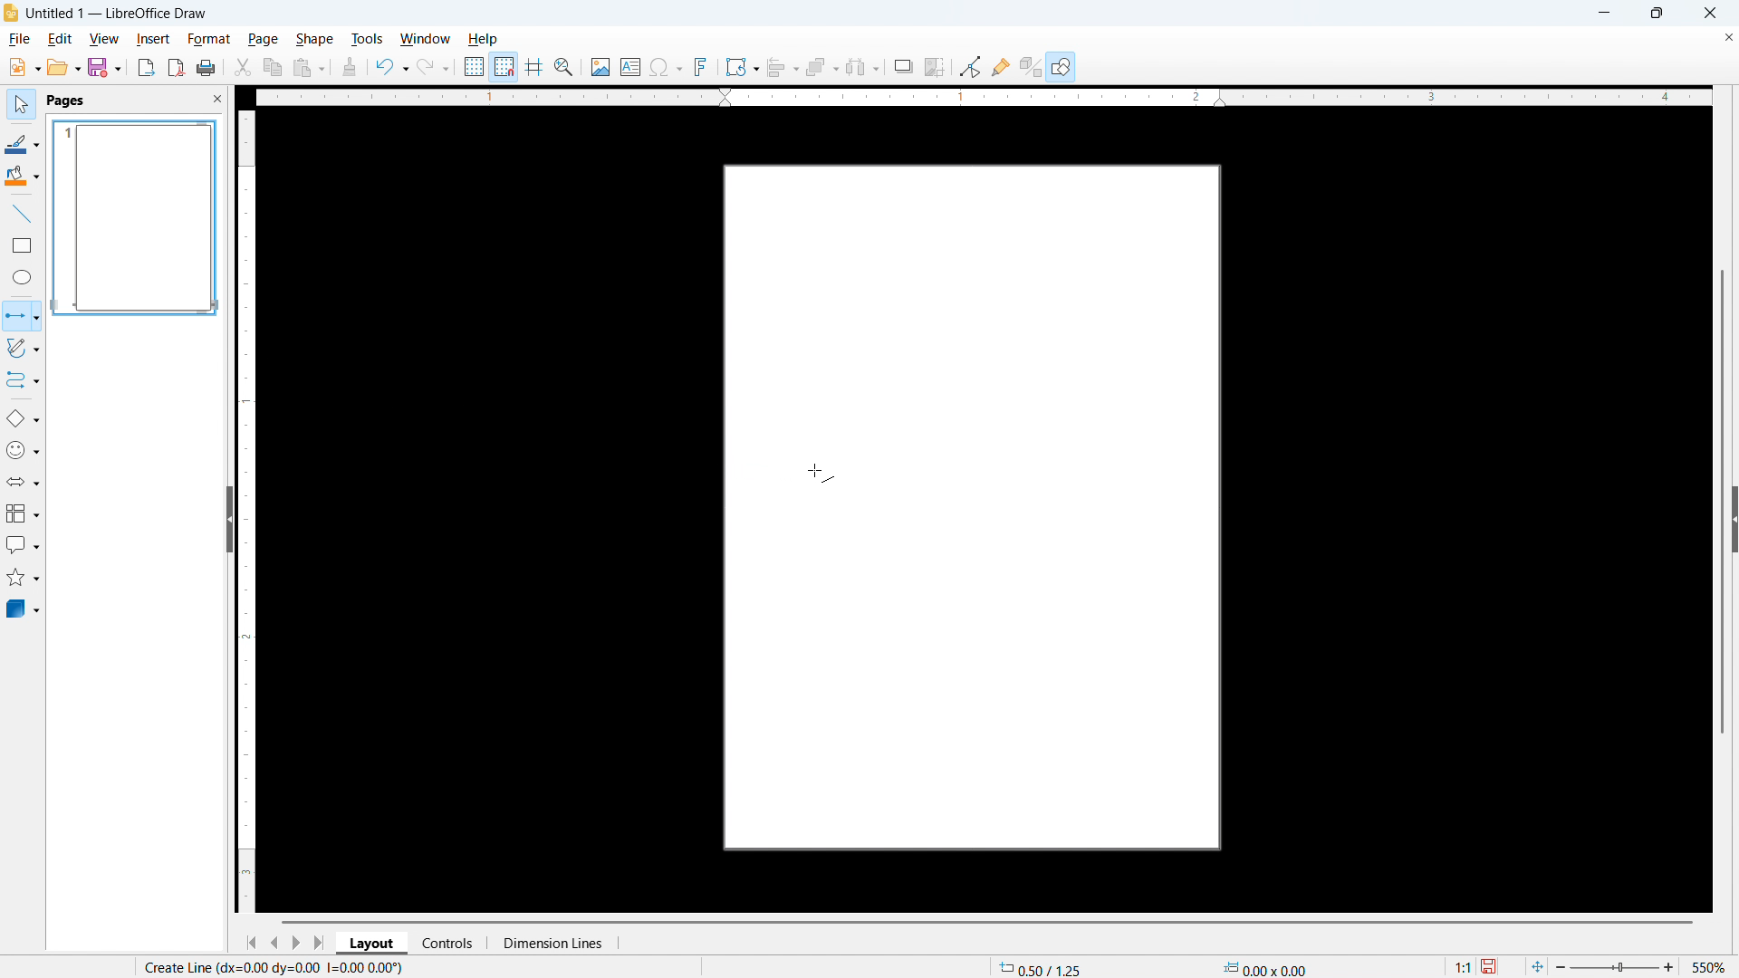  Describe the element at coordinates (228, 516) in the screenshot. I see `Hide panel ` at that location.